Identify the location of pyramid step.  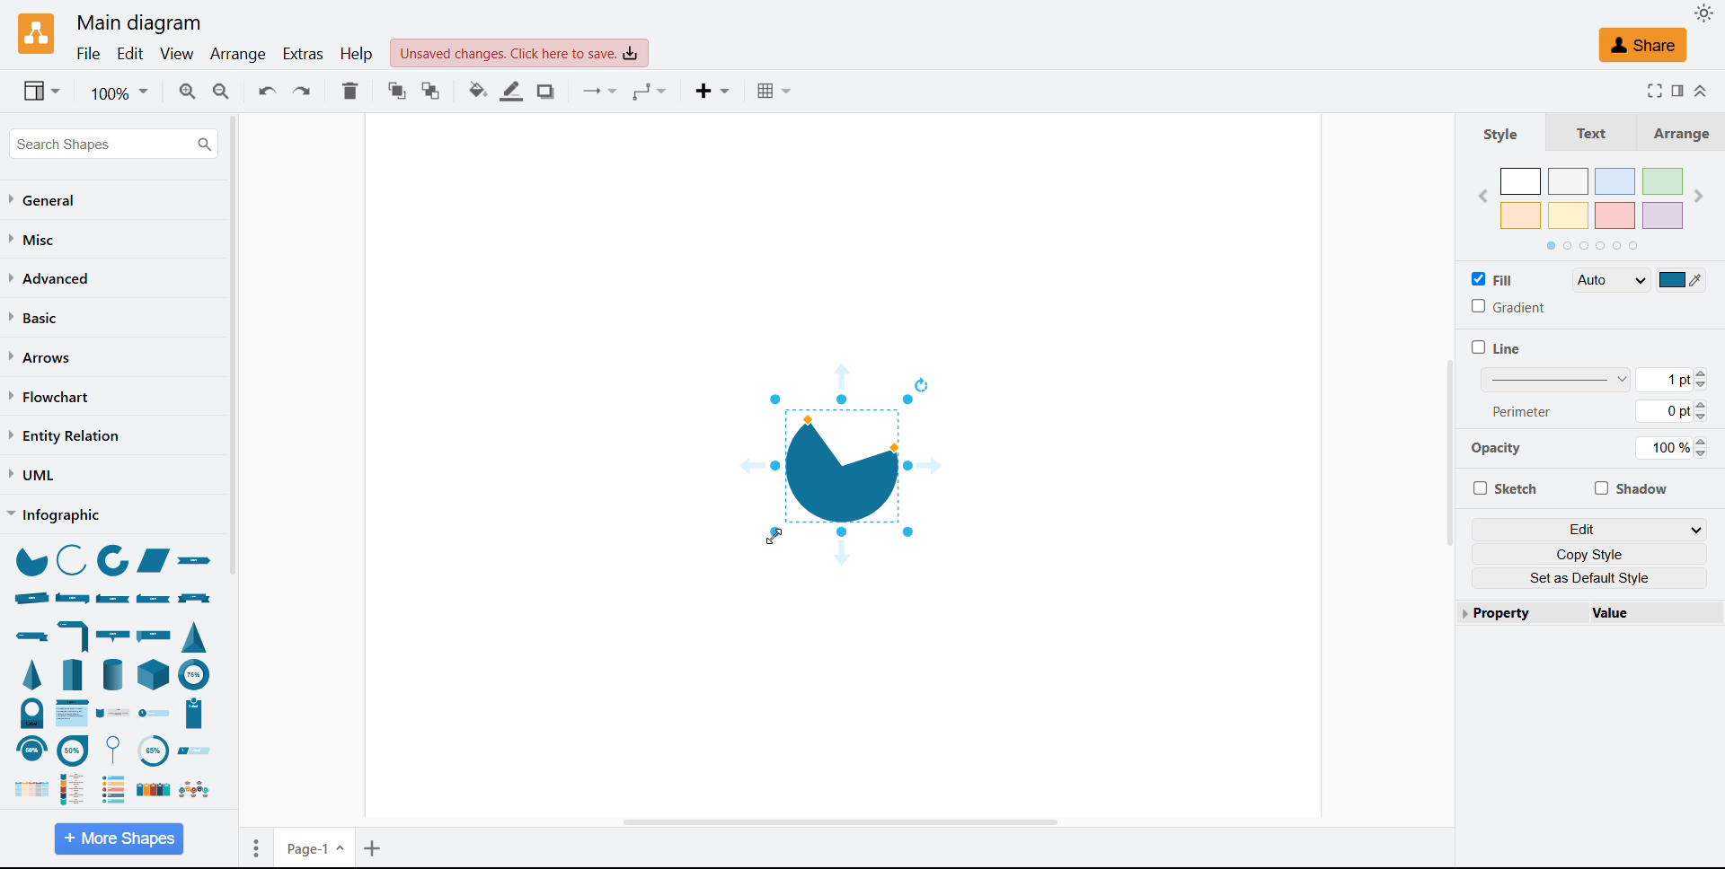
(75, 673).